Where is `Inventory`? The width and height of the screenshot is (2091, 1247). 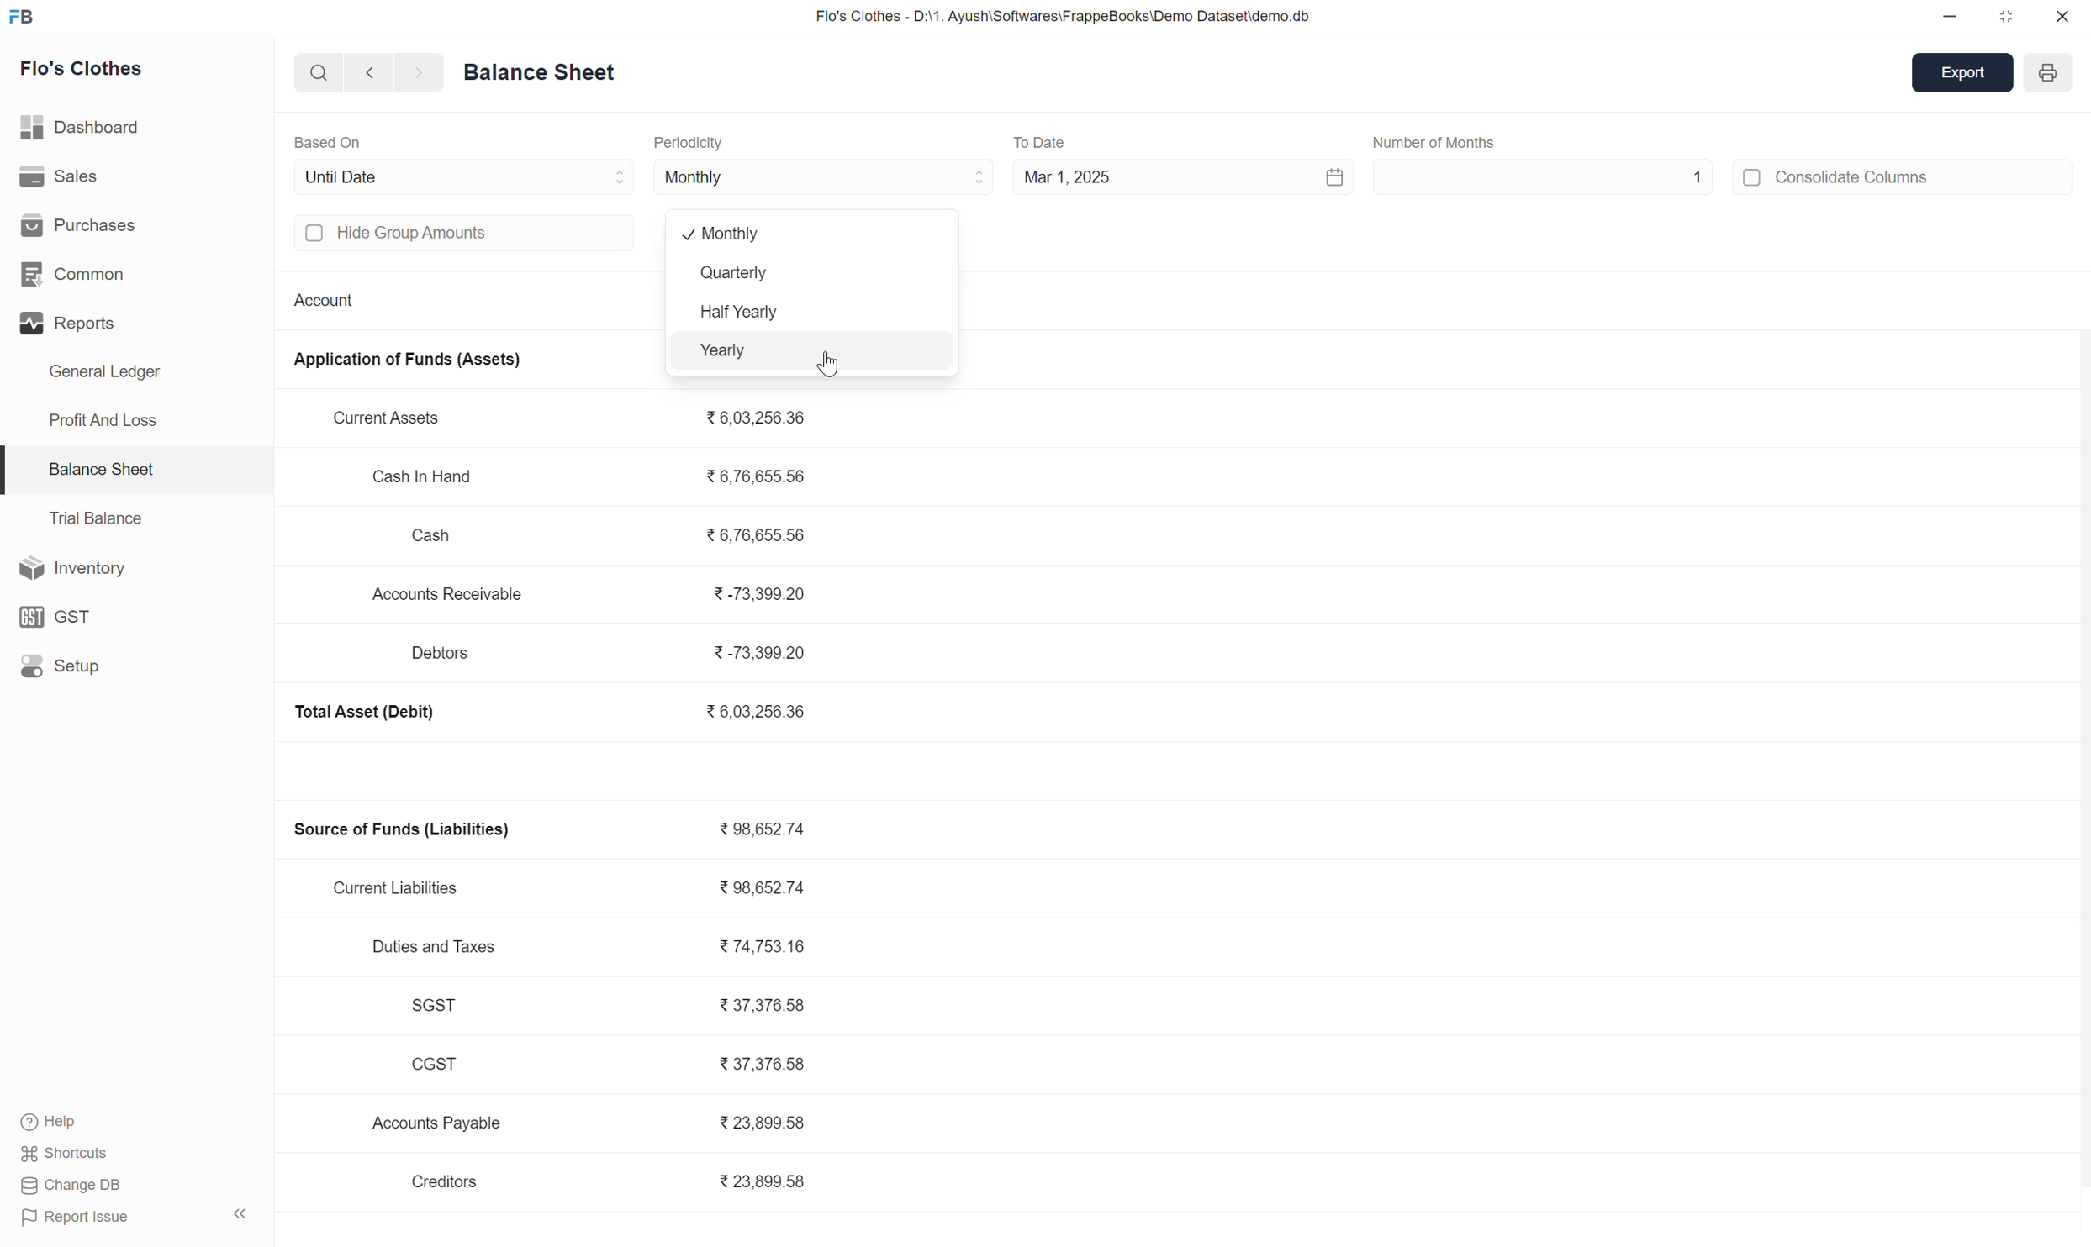 Inventory is located at coordinates (77, 568).